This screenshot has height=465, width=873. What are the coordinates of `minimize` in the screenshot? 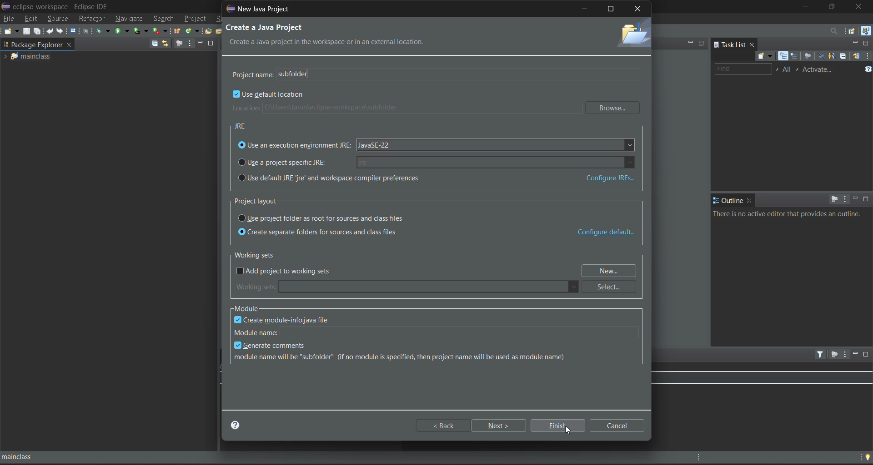 It's located at (854, 353).